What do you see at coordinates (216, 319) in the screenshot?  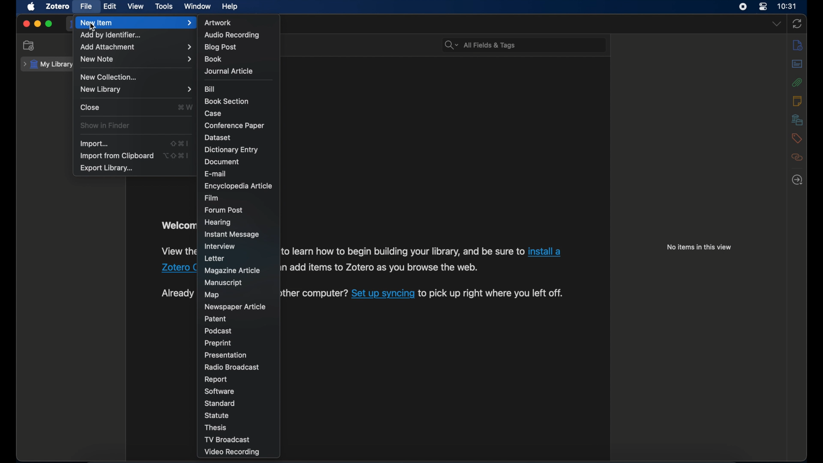 I see `patent` at bounding box center [216, 319].